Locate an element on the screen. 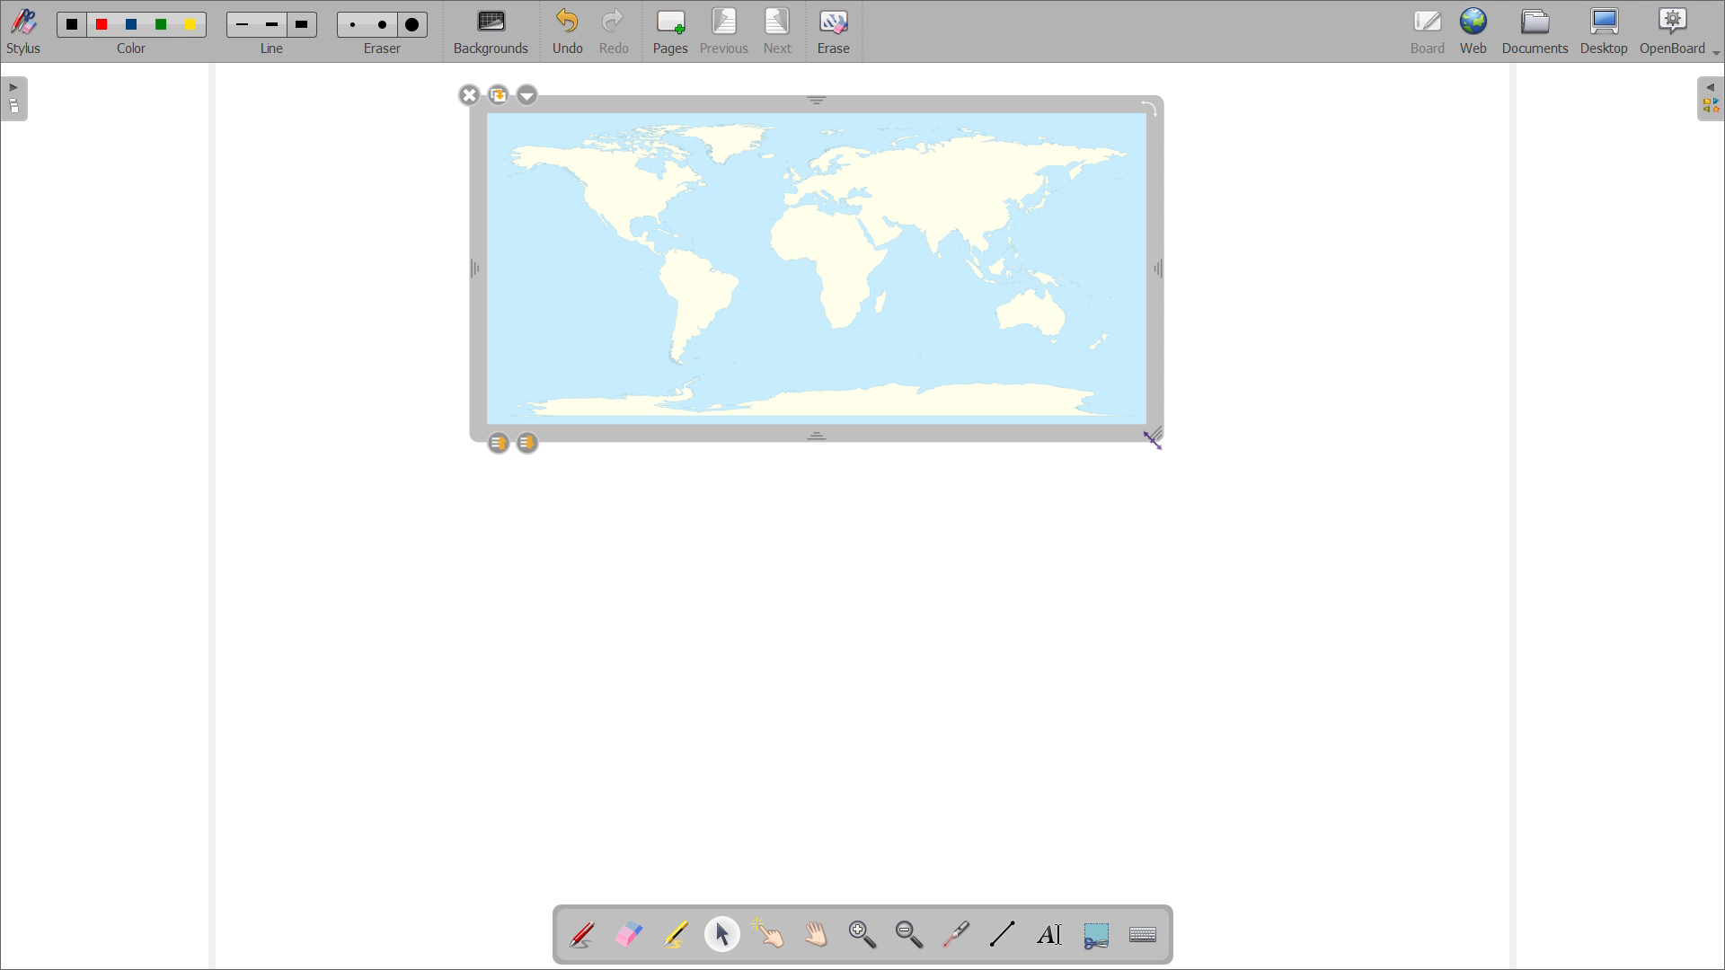  write text is located at coordinates (1049, 935).